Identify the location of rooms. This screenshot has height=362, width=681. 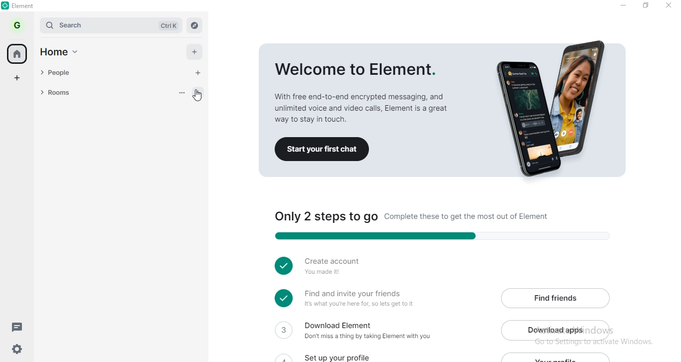
(112, 92).